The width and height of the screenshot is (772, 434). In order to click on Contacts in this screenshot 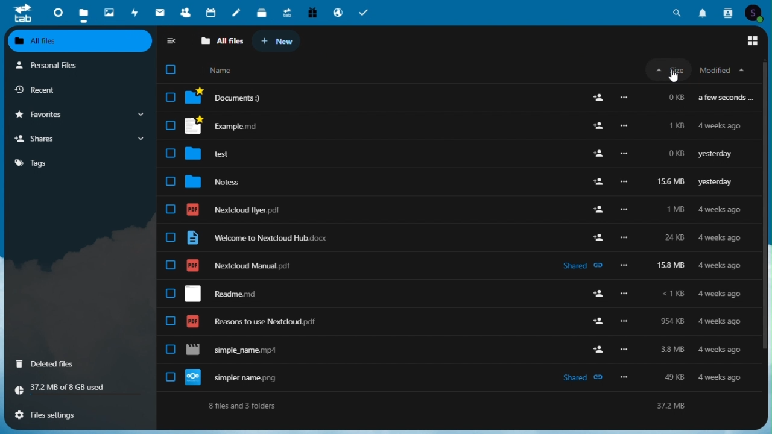, I will do `click(730, 12)`.